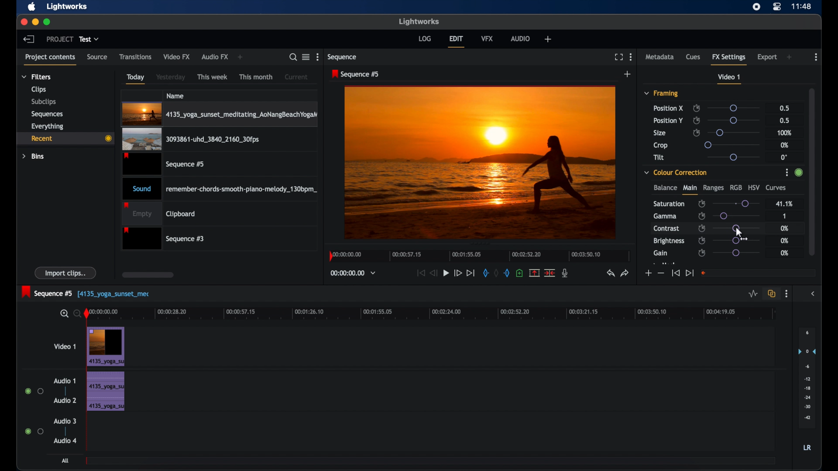 The width and height of the screenshot is (838, 471). What do you see at coordinates (757, 7) in the screenshot?
I see `screen recorder` at bounding box center [757, 7].